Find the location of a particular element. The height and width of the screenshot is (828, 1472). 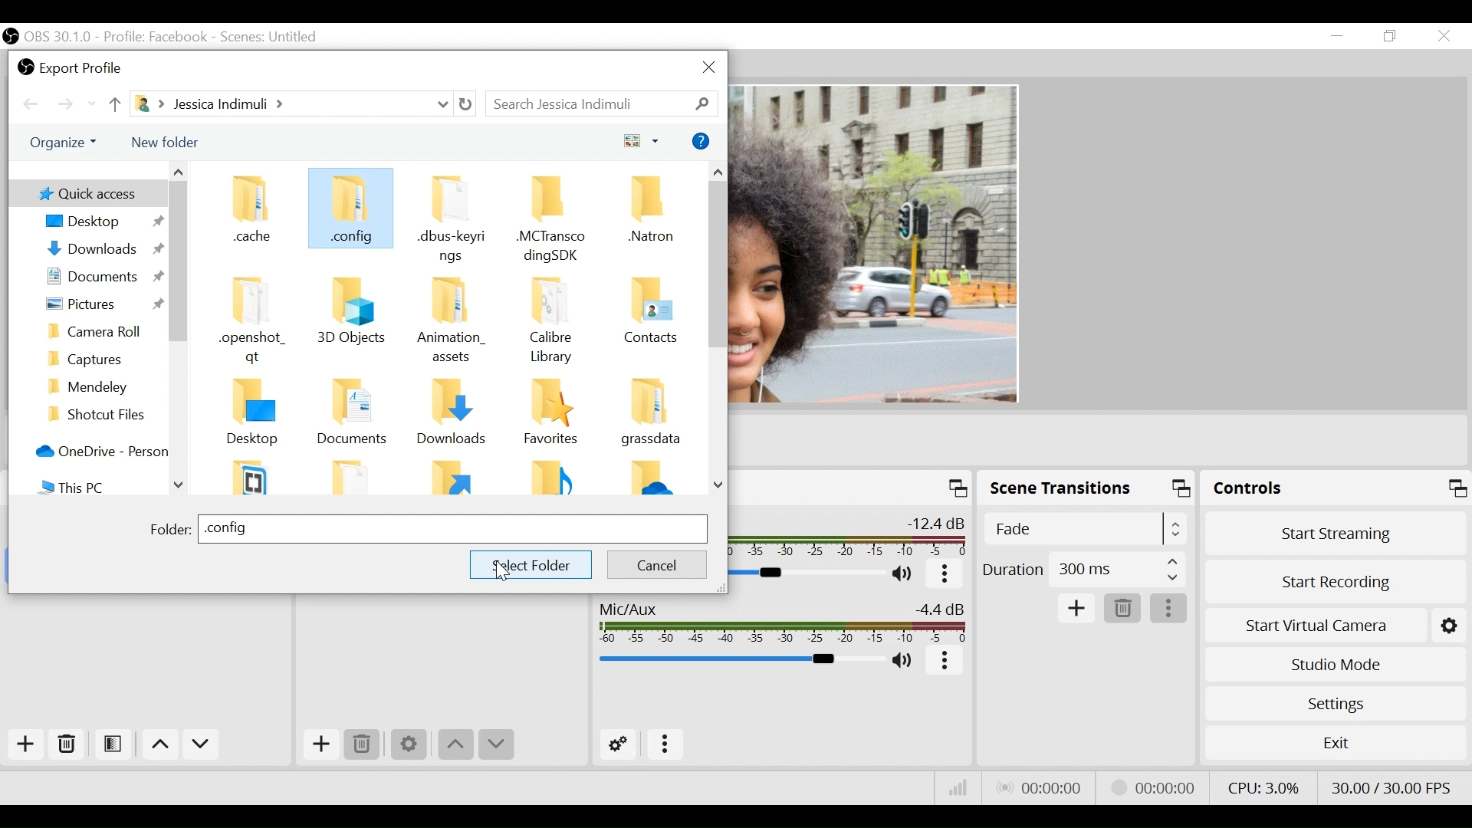

minimize is located at coordinates (1337, 38).